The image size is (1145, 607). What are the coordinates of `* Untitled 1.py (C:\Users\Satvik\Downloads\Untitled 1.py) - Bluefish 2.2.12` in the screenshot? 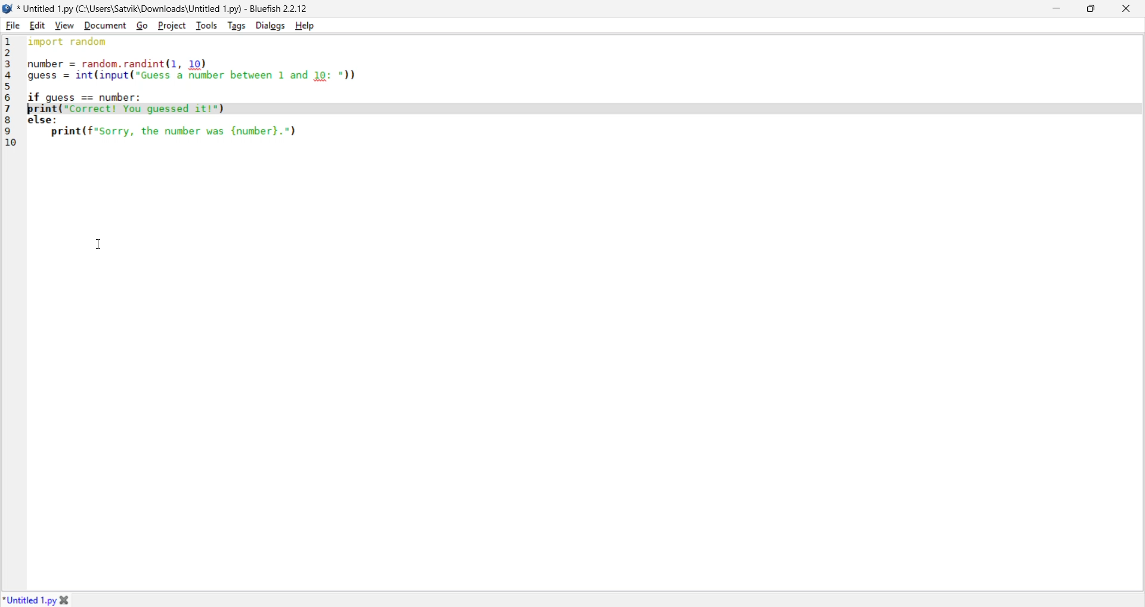 It's located at (164, 8).